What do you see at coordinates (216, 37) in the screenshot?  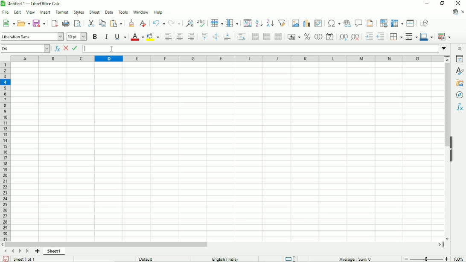 I see `Center vertically` at bounding box center [216, 37].